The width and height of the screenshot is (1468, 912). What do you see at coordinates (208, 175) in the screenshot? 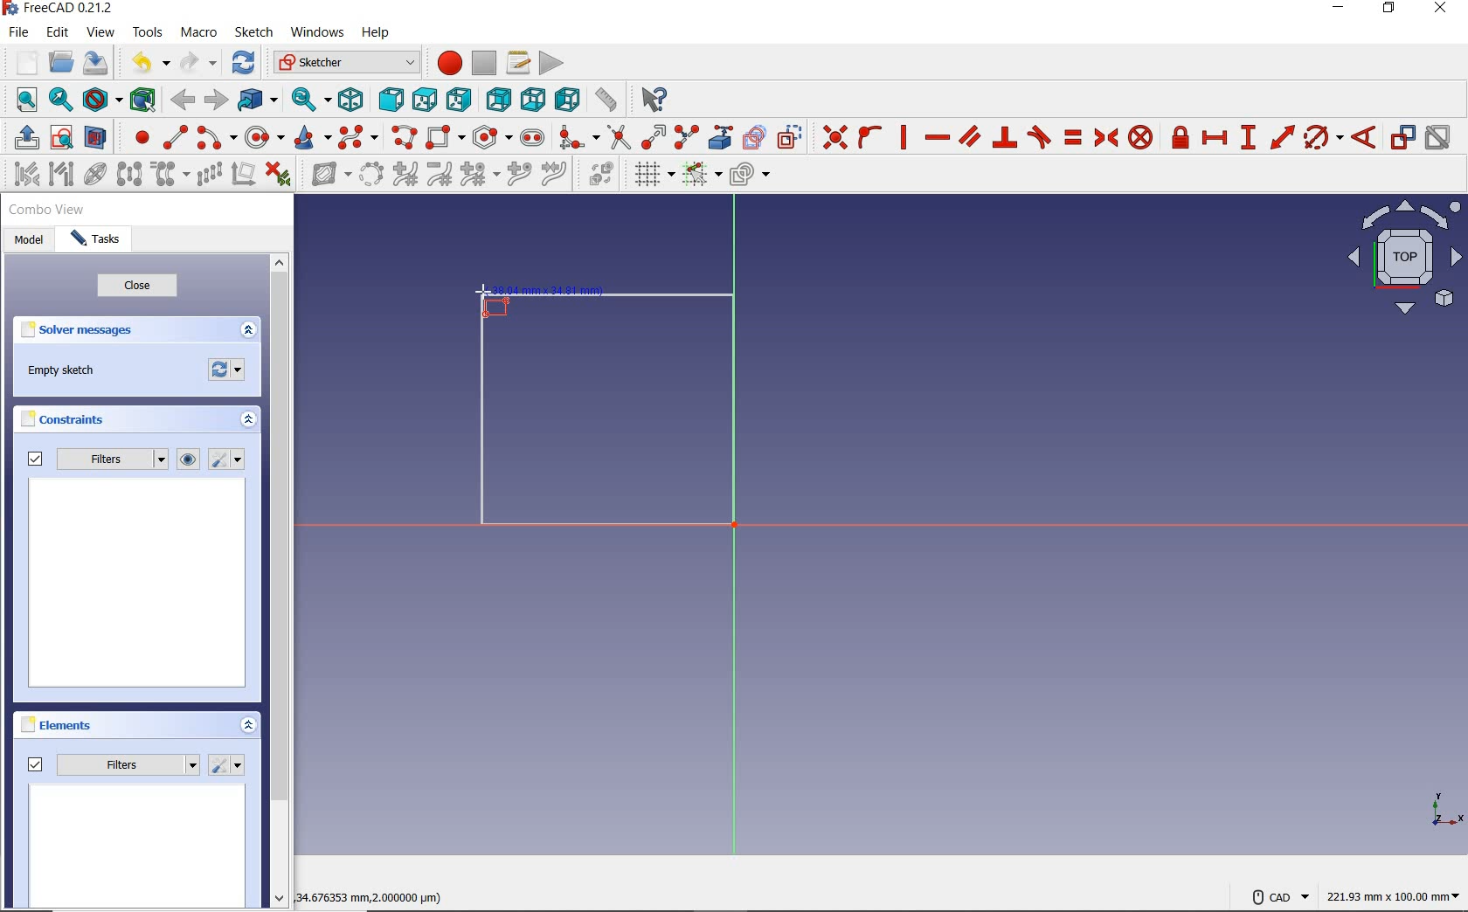
I see `rectangular array` at bounding box center [208, 175].